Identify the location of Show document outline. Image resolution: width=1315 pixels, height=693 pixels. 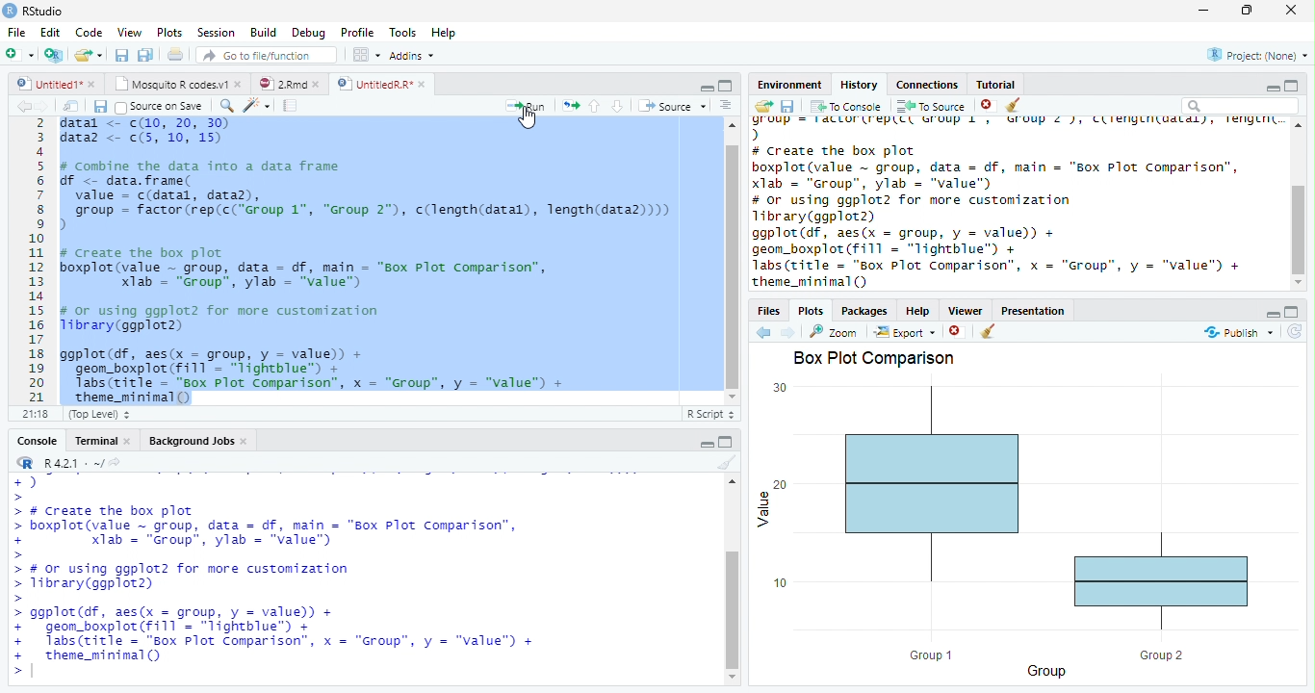
(726, 105).